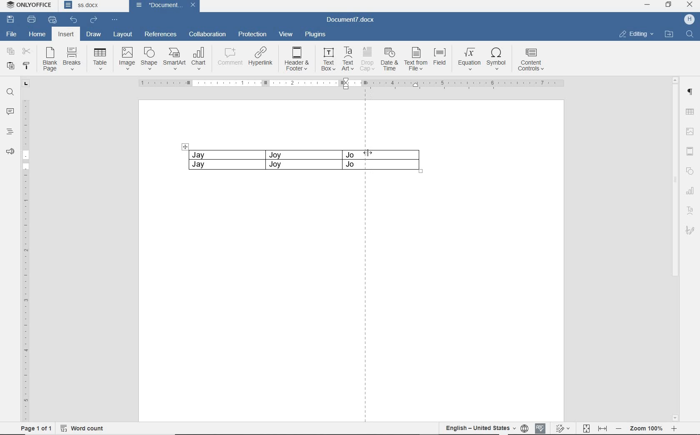  Describe the element at coordinates (675, 249) in the screenshot. I see `SCROLLBAR` at that location.